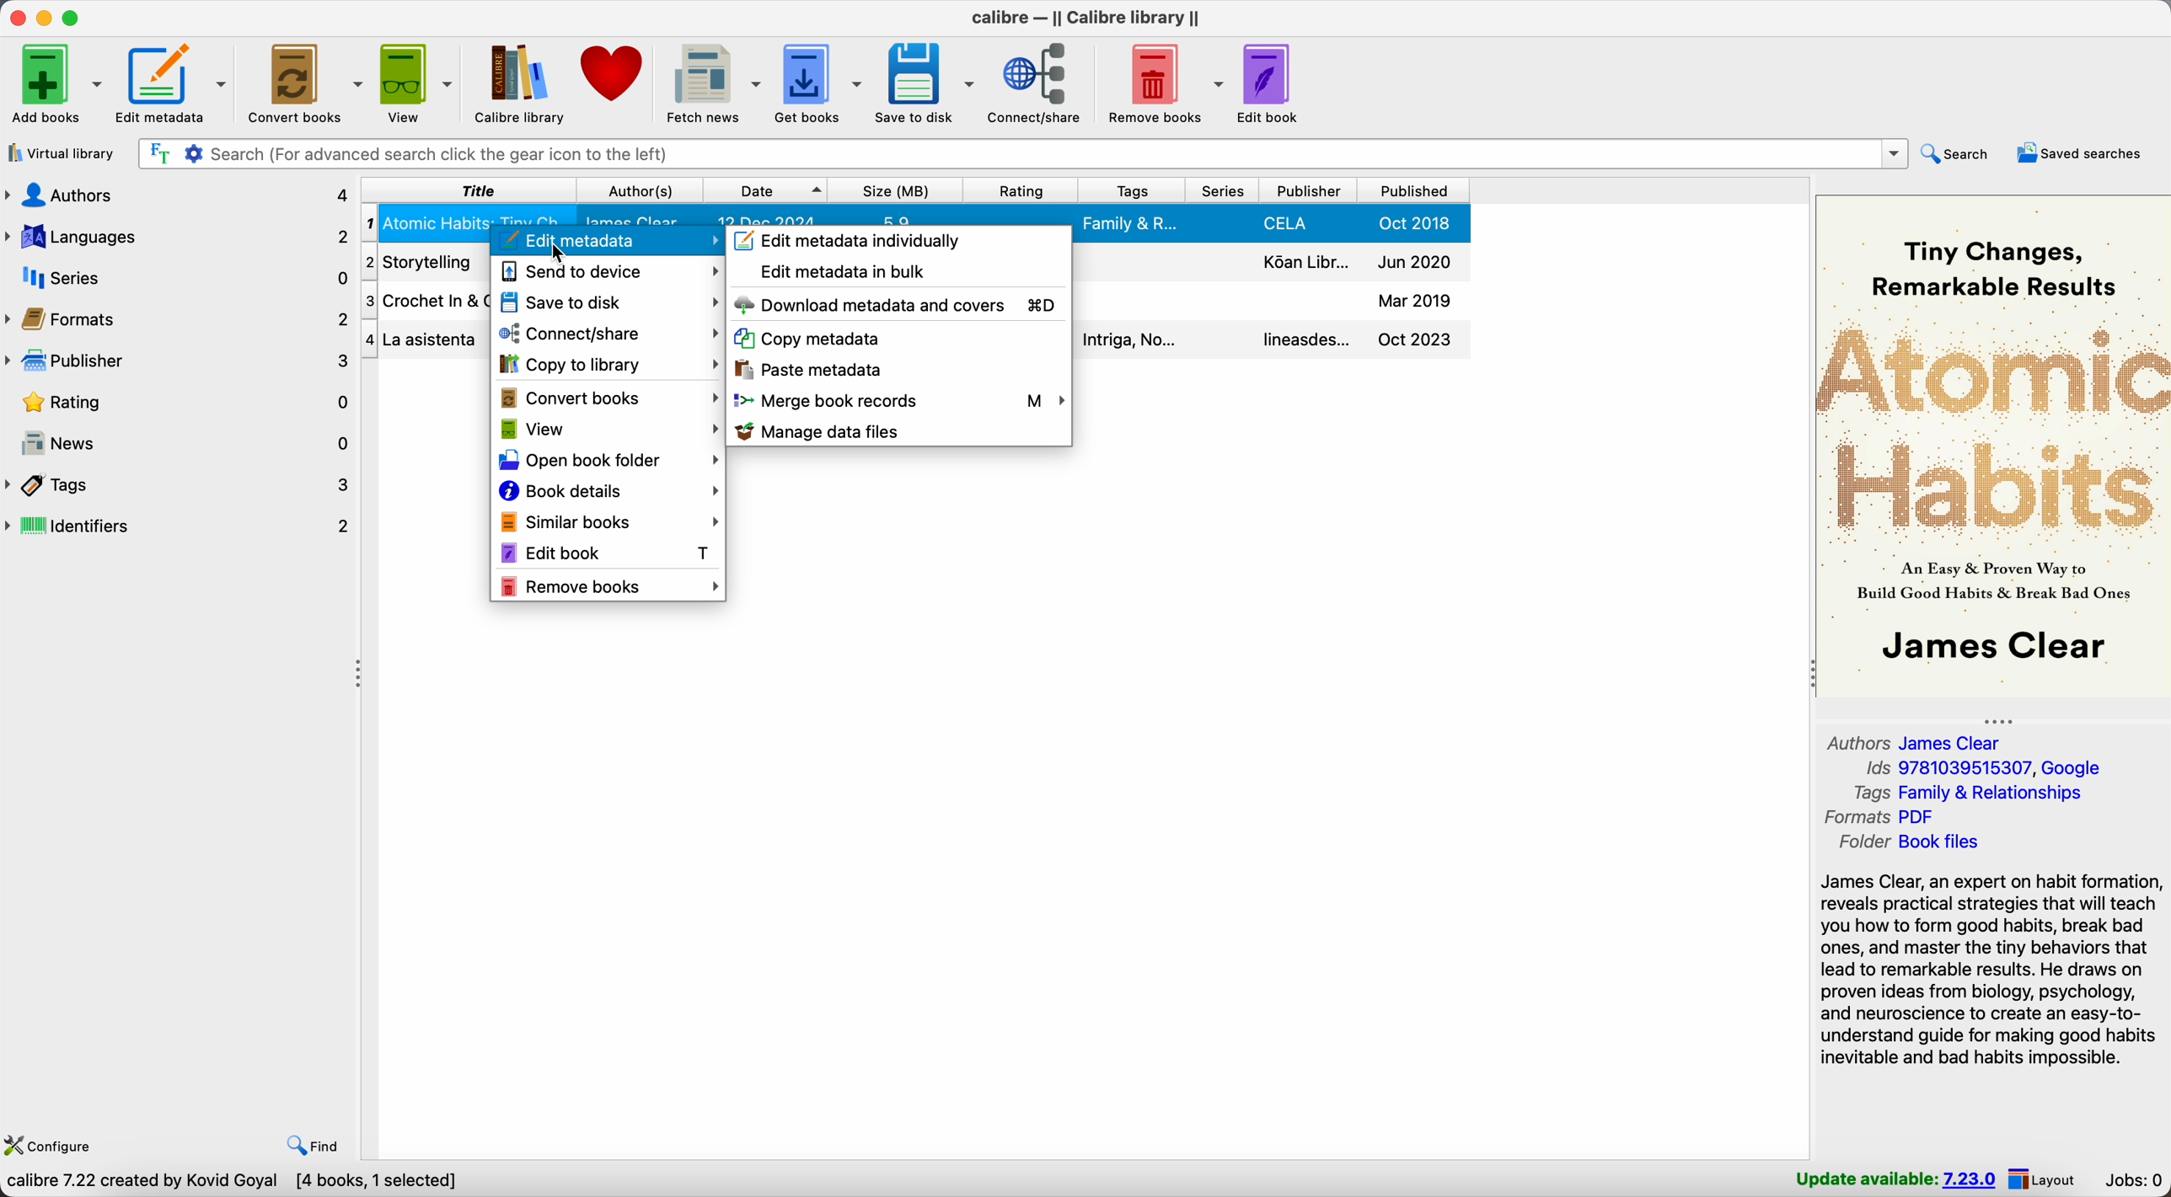 This screenshot has height=1197, width=2171. I want to click on add books, so click(54, 87).